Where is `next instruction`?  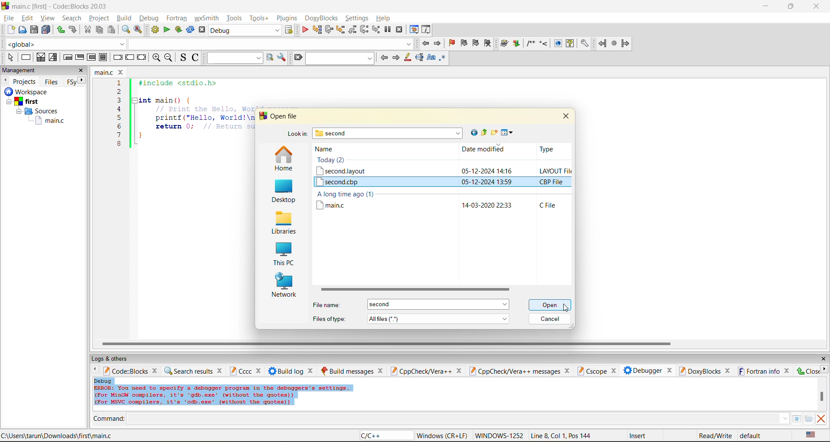 next instruction is located at coordinates (364, 29).